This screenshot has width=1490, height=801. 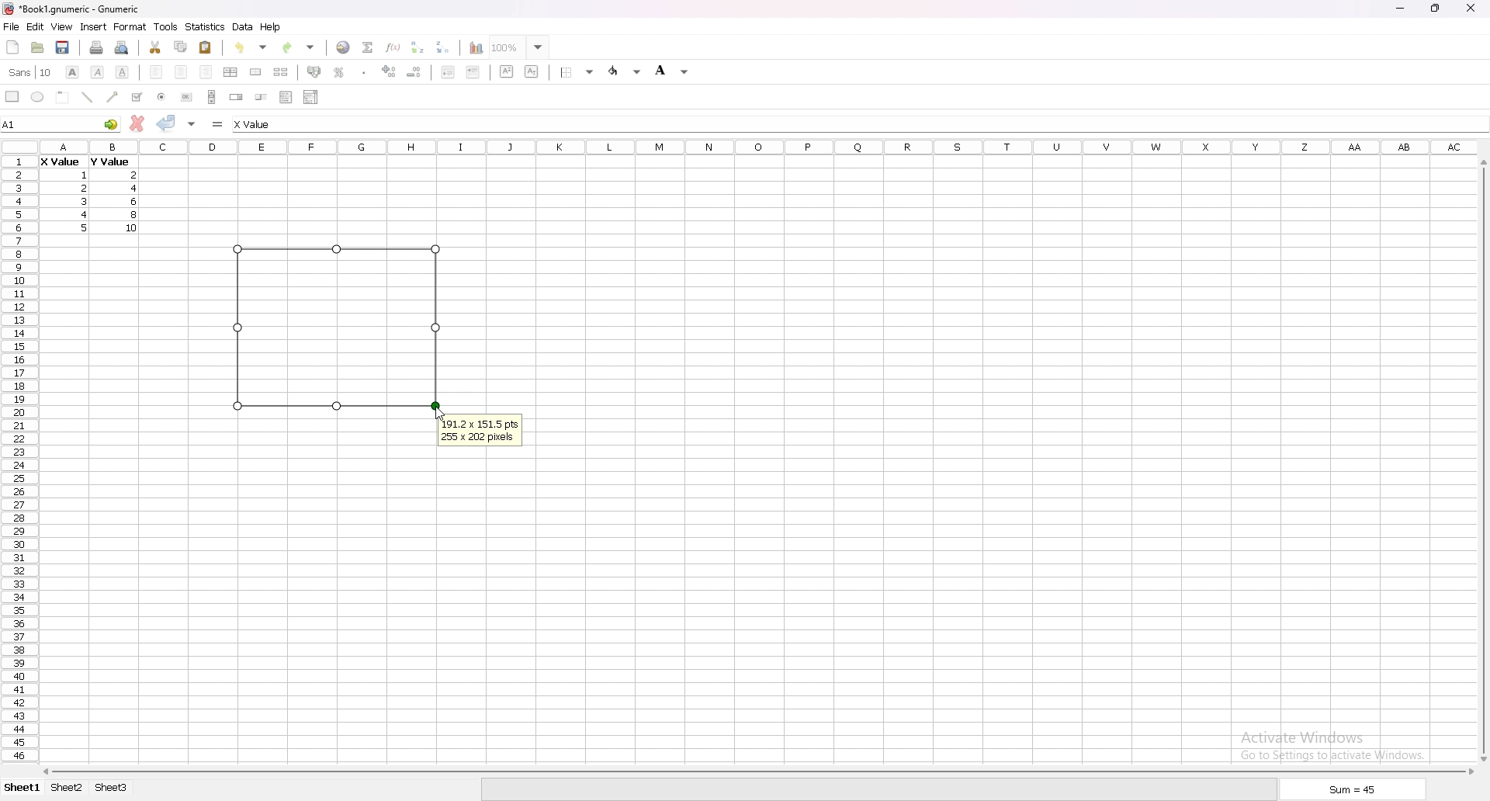 What do you see at coordinates (193, 123) in the screenshot?
I see `accept change in multple cell` at bounding box center [193, 123].